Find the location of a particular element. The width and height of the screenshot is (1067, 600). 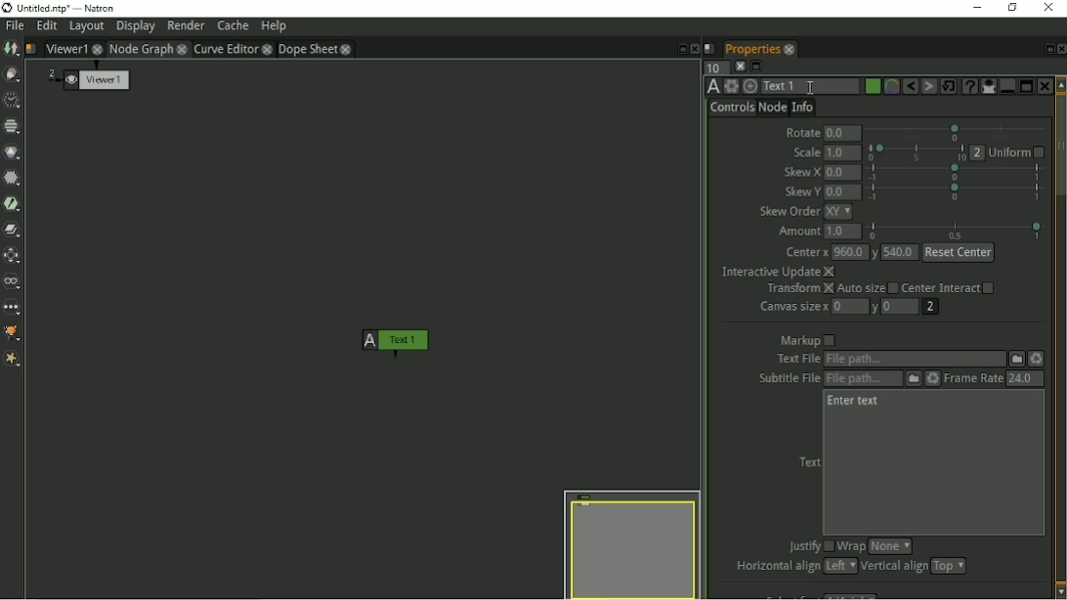

Cache is located at coordinates (233, 25).